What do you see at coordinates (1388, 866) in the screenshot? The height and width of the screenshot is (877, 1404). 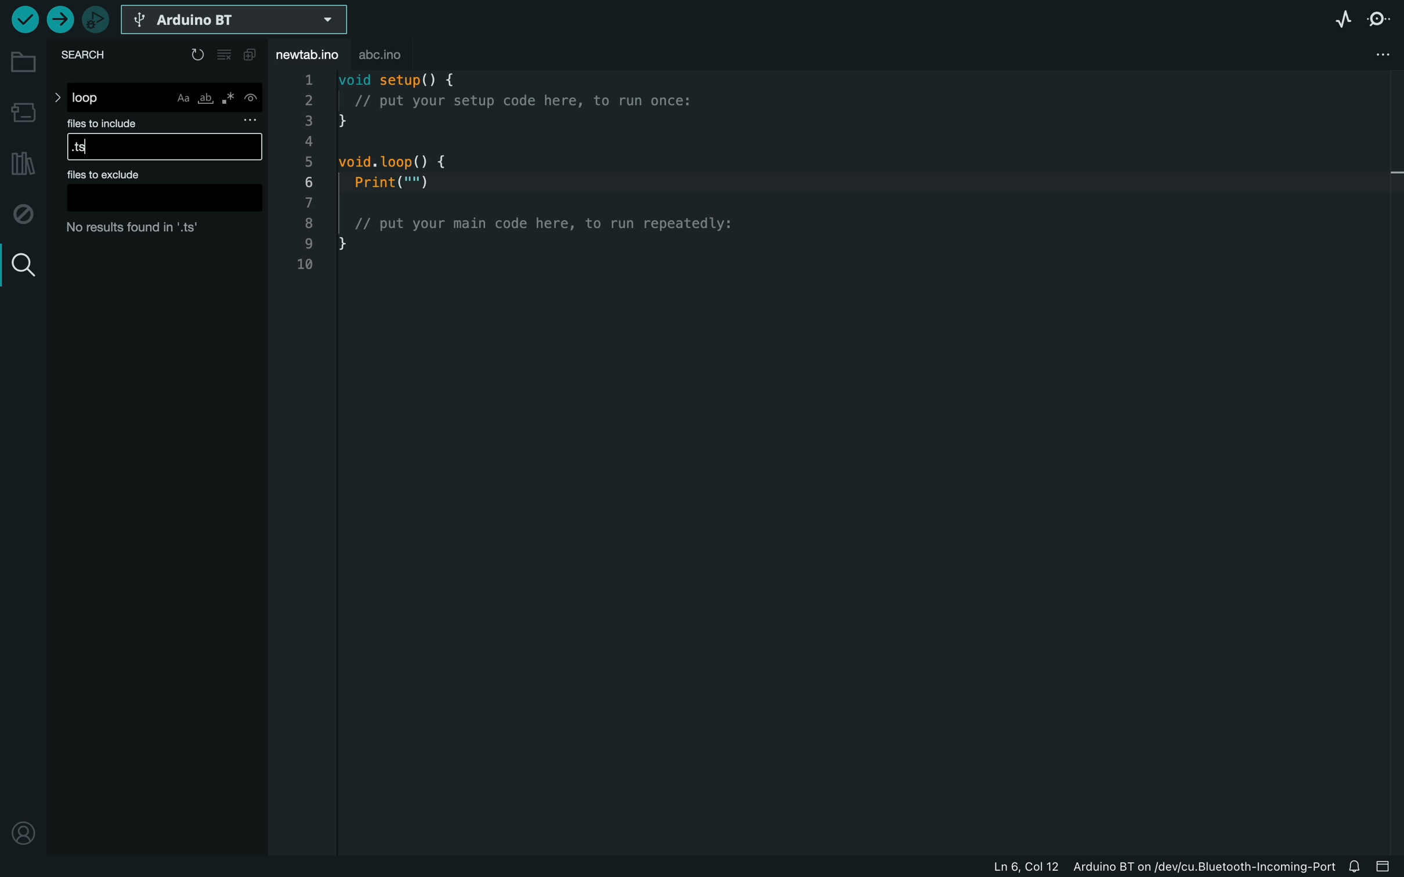 I see `close slide bar` at bounding box center [1388, 866].